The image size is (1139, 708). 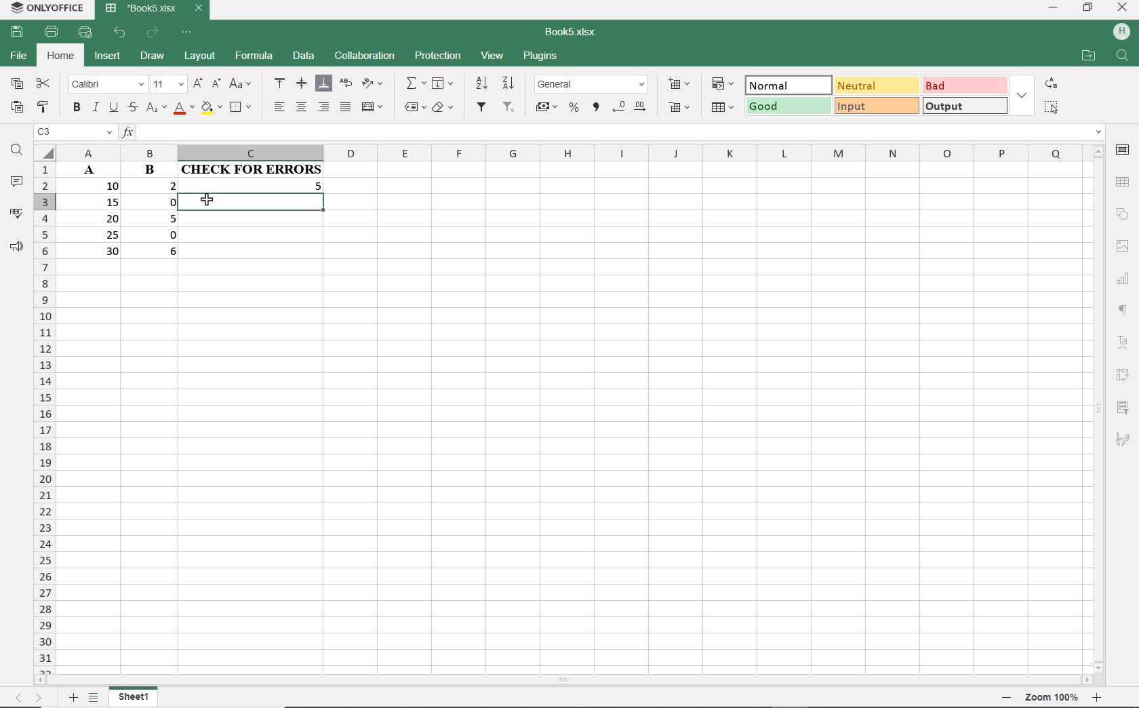 I want to click on WRAP TEXT, so click(x=345, y=84).